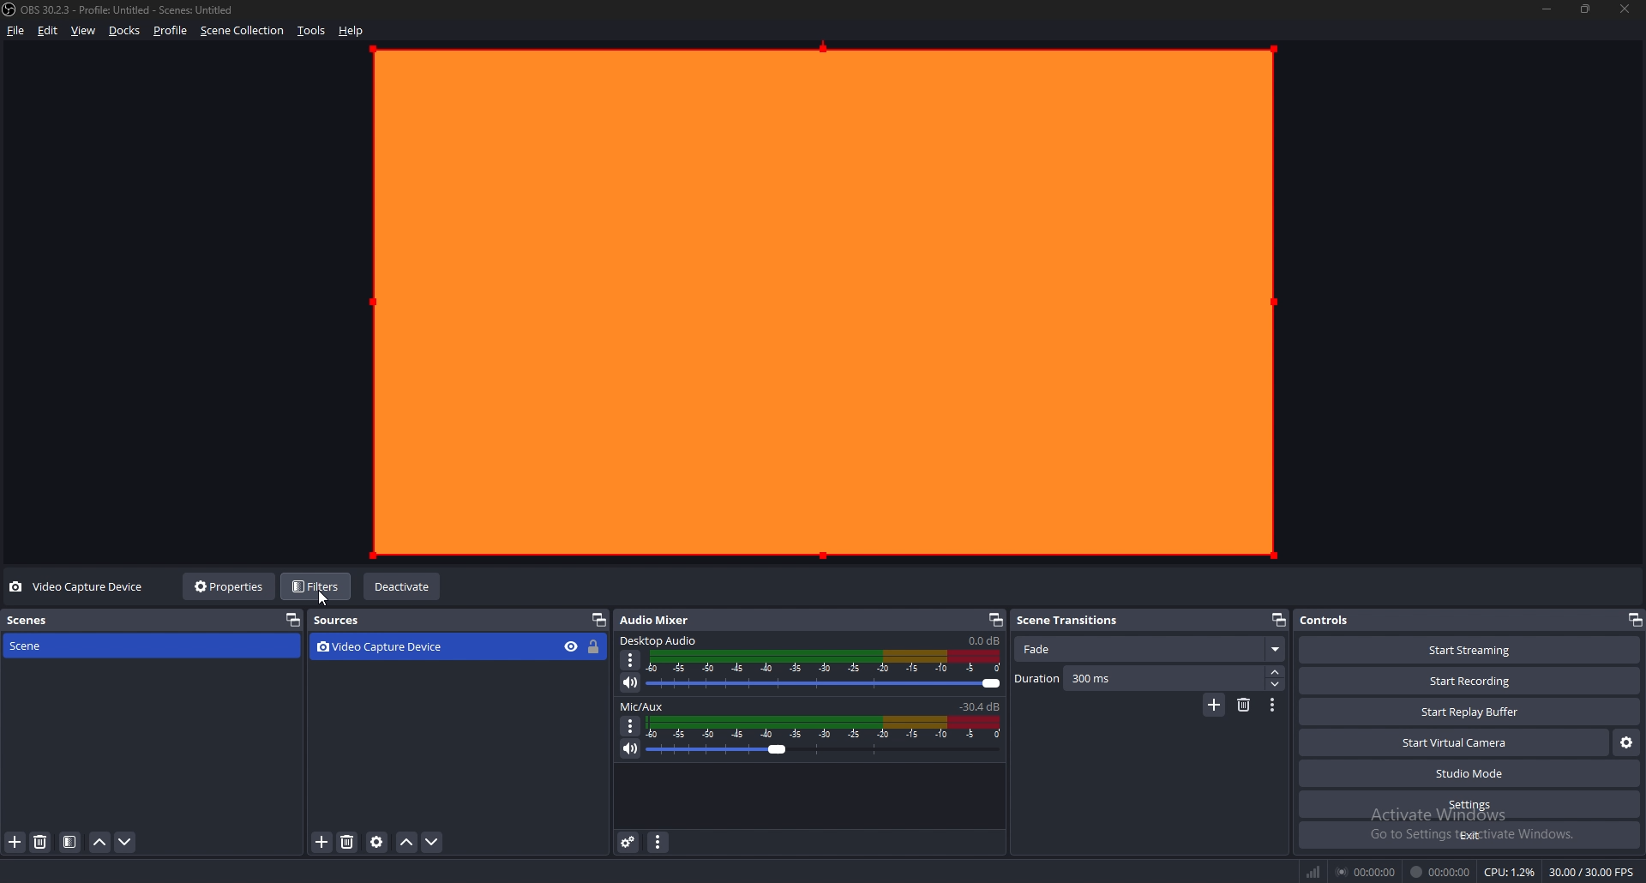 The height and width of the screenshot is (883, 1646). Describe the element at coordinates (1469, 650) in the screenshot. I see `start streaming` at that location.